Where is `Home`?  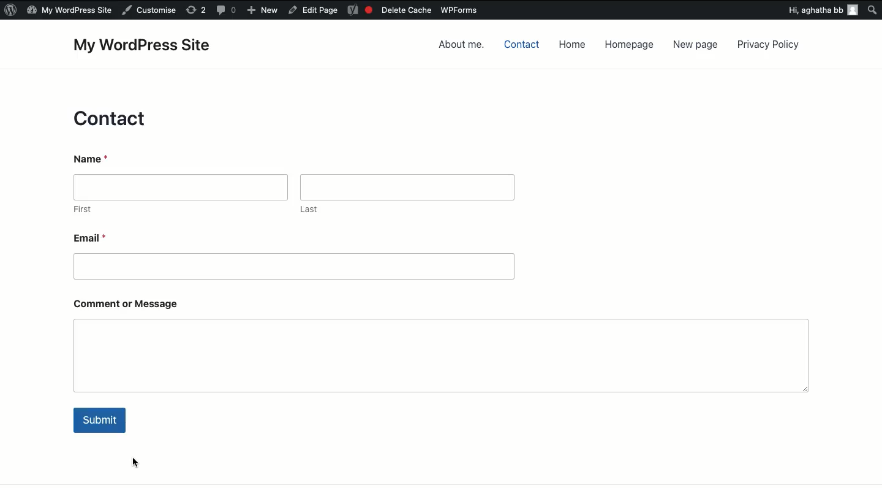
Home is located at coordinates (575, 45).